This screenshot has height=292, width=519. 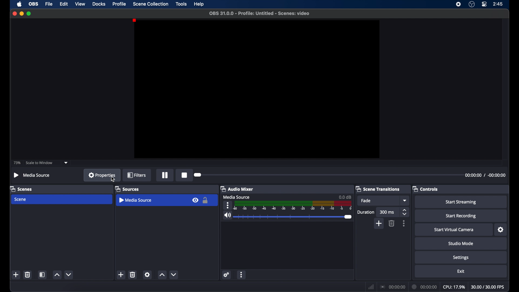 What do you see at coordinates (29, 14) in the screenshot?
I see `maximize` at bounding box center [29, 14].